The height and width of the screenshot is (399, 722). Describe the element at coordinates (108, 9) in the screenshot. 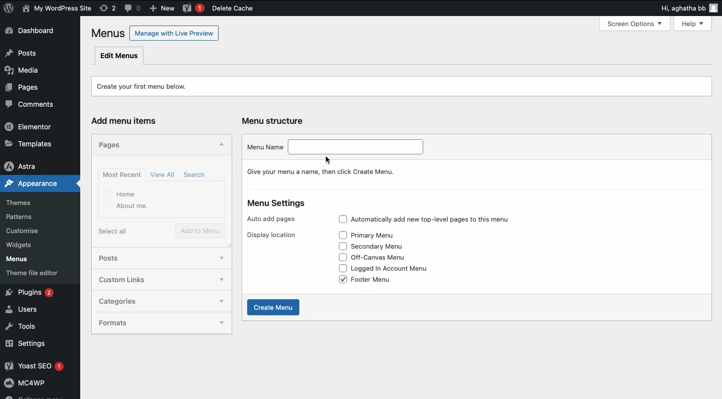

I see `Revision` at that location.